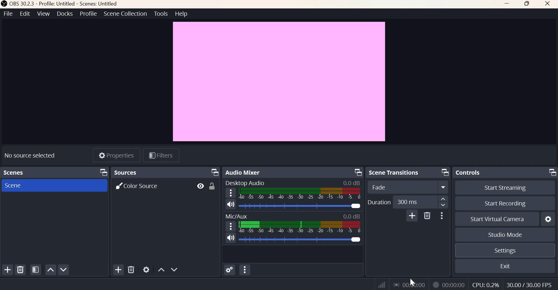 The image size is (558, 290). Describe the element at coordinates (104, 172) in the screenshot. I see `Dock Options icon` at that location.